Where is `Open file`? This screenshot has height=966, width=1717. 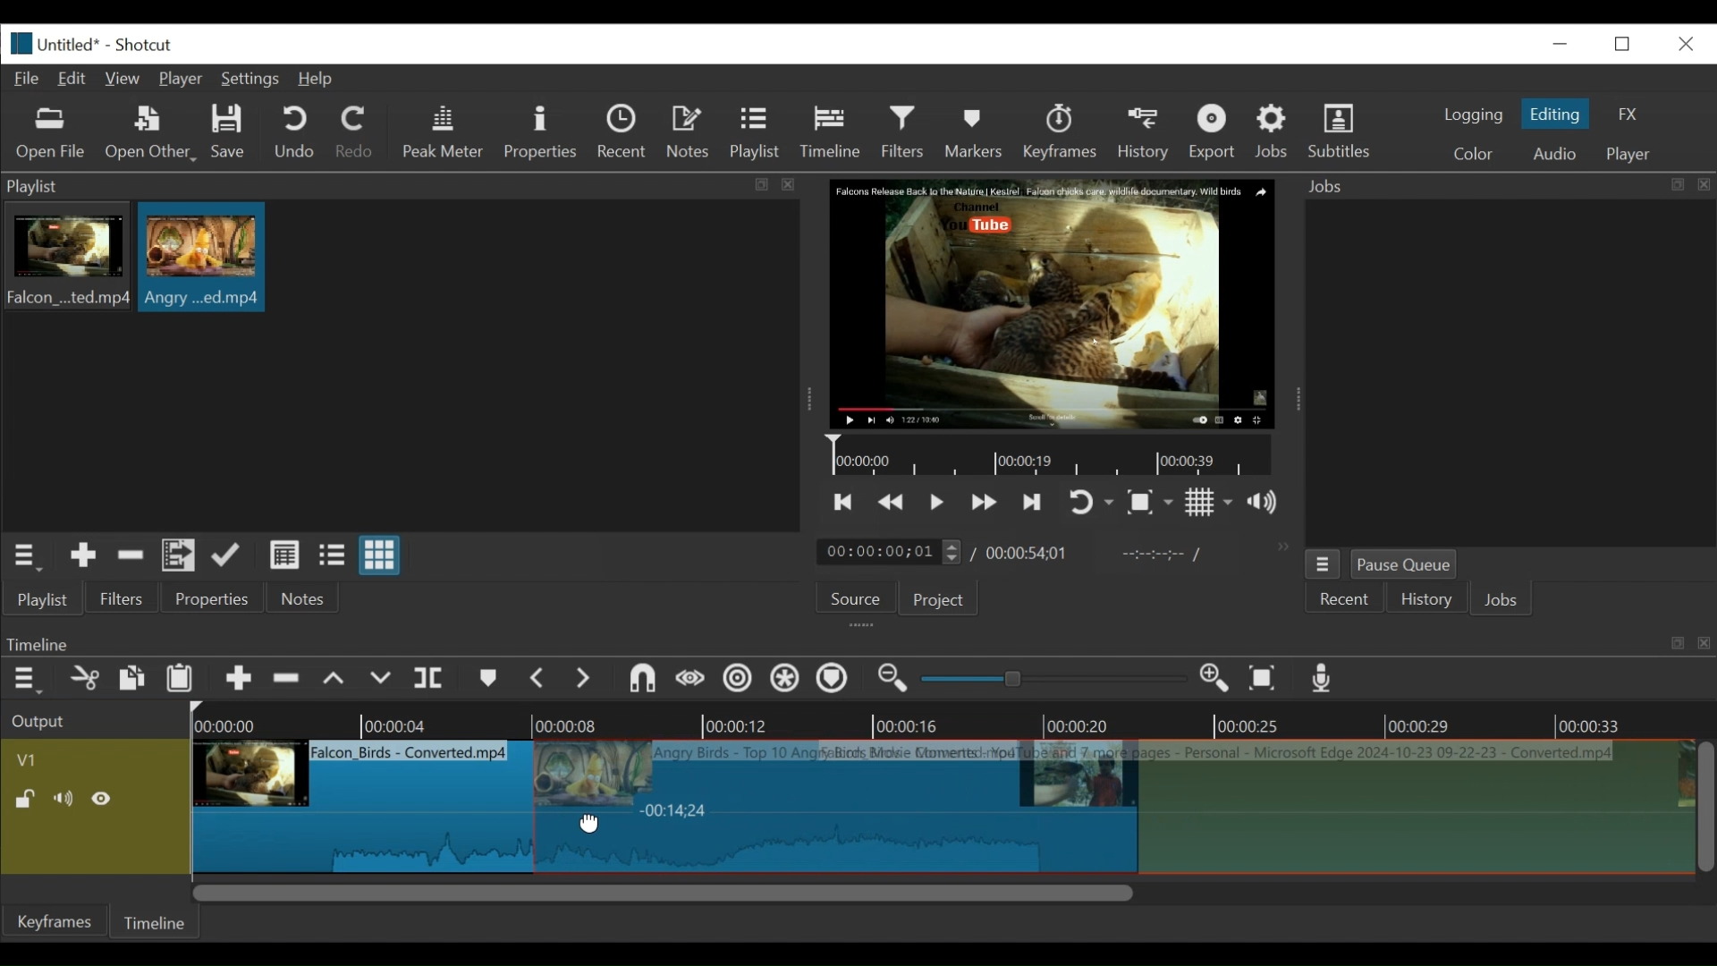
Open file is located at coordinates (51, 134).